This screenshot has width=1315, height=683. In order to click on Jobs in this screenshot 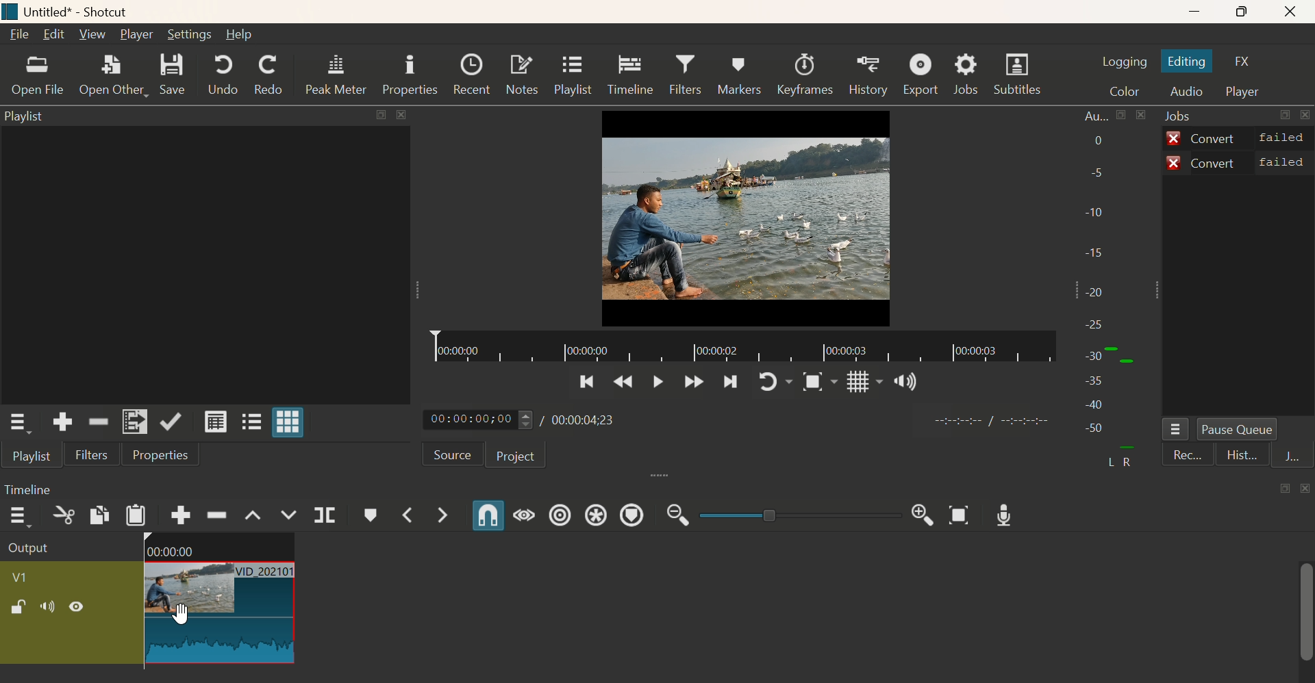, I will do `click(1183, 116)`.